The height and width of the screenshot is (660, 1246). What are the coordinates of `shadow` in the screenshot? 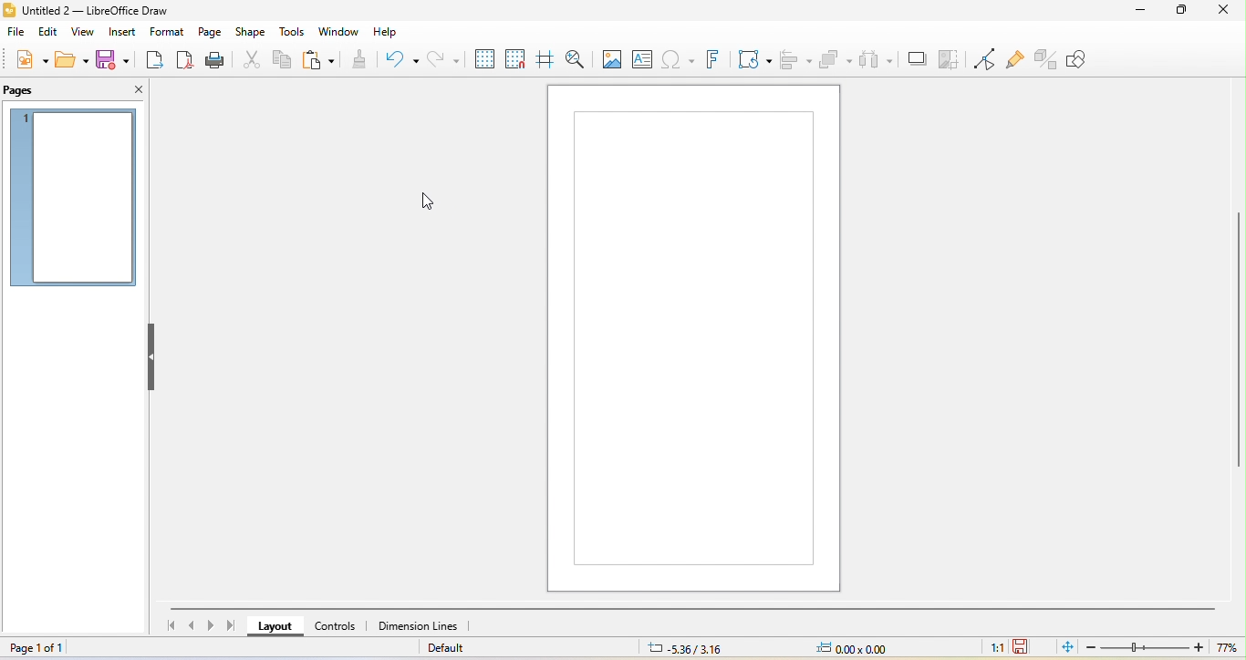 It's located at (919, 60).